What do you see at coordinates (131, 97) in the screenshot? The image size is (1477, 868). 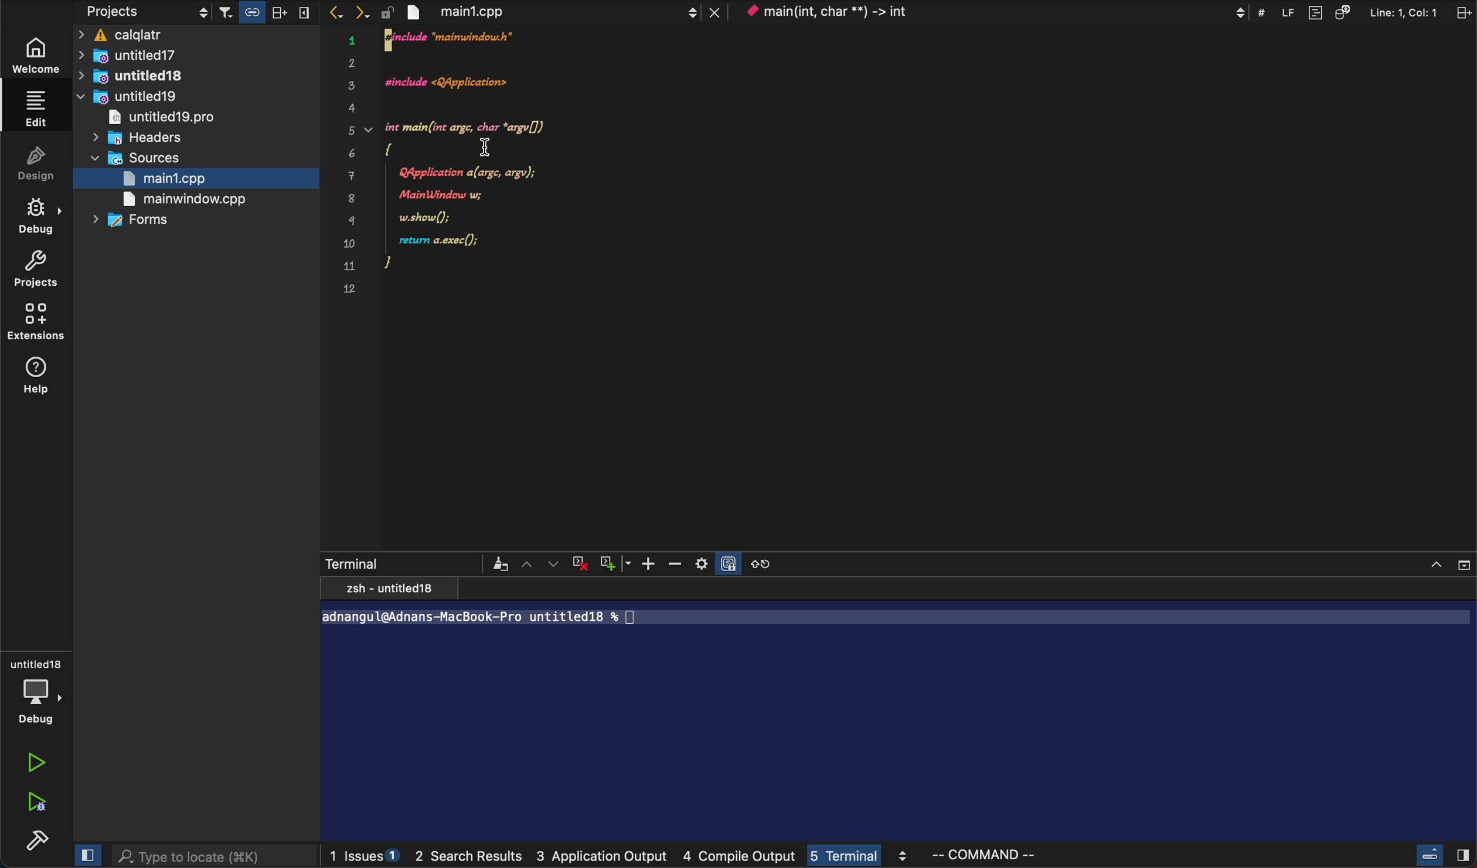 I see `untitled19` at bounding box center [131, 97].